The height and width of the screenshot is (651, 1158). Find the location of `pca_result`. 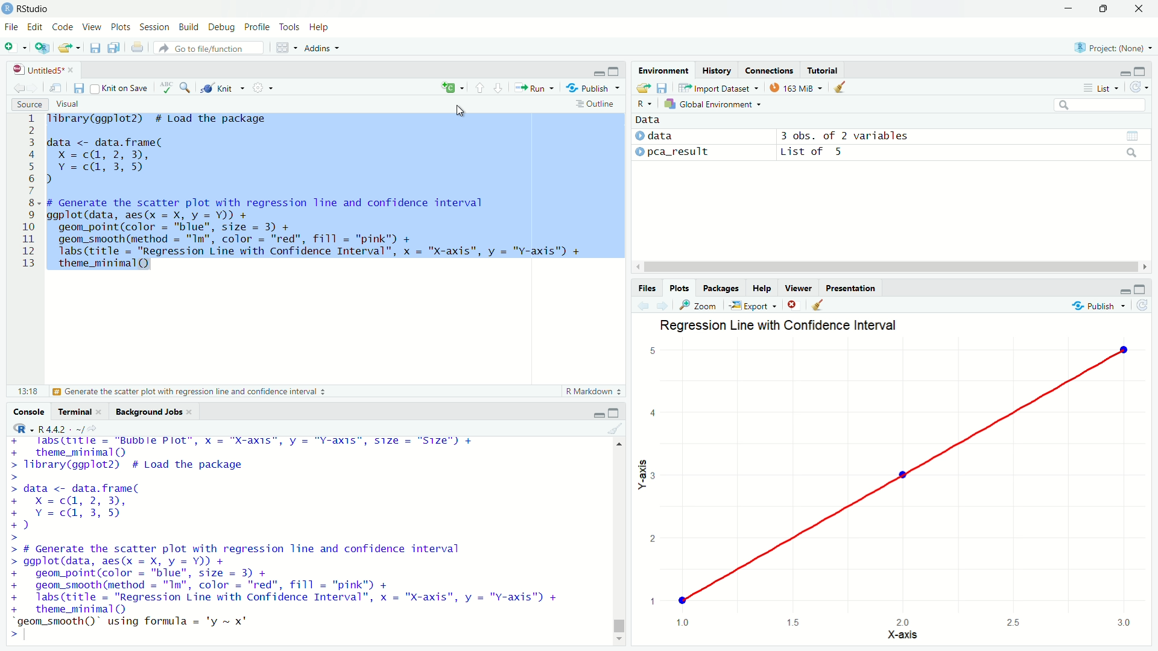

pca_result is located at coordinates (680, 152).